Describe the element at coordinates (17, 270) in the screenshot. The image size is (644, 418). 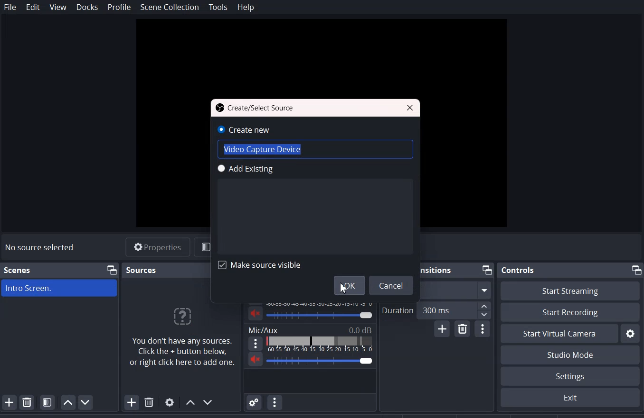
I see `Scene` at that location.